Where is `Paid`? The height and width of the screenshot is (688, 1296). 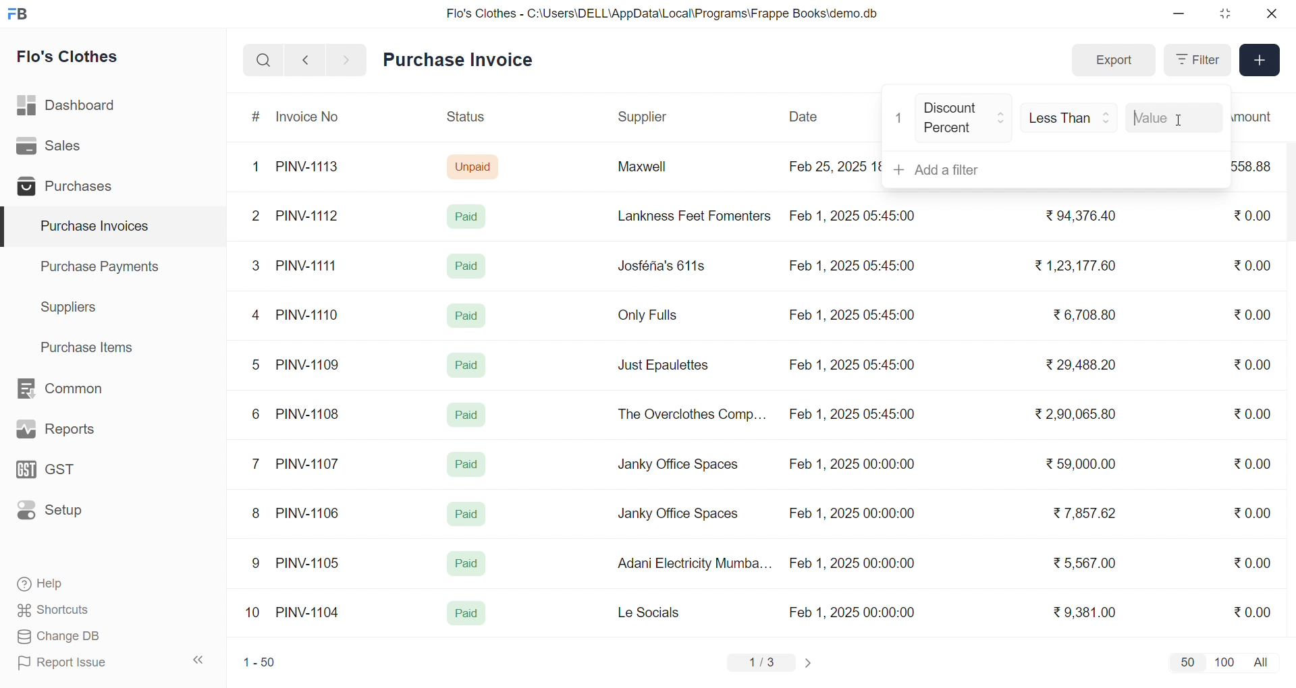 Paid is located at coordinates (469, 363).